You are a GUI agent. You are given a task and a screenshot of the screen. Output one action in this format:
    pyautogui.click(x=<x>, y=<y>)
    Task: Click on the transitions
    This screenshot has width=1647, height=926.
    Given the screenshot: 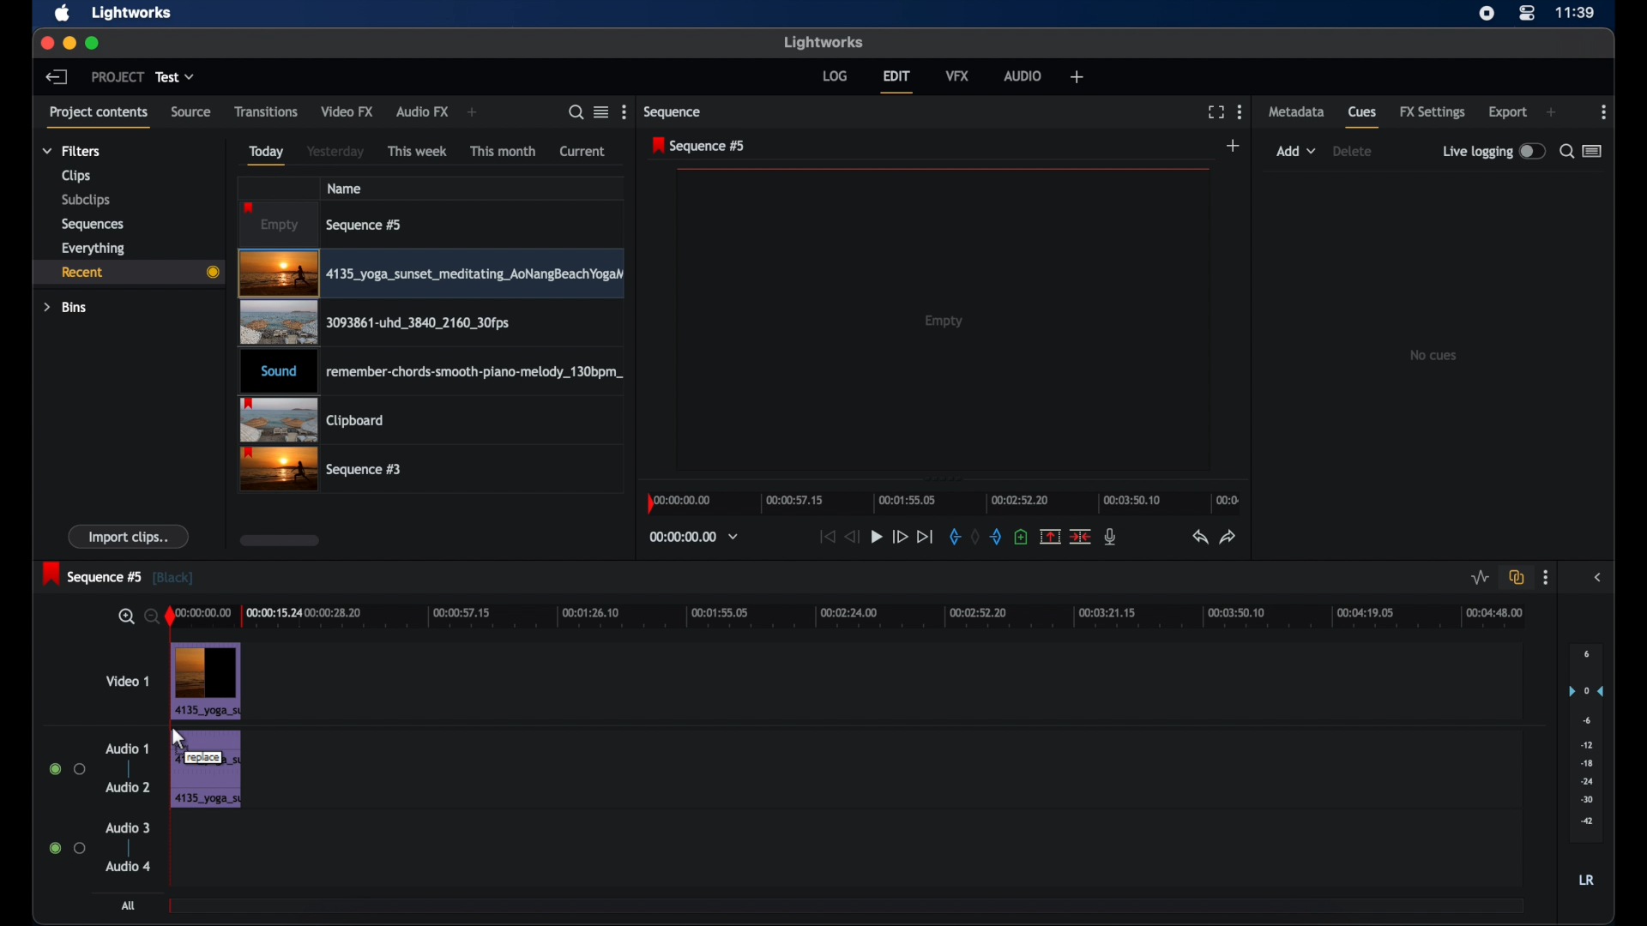 What is the action you would take?
    pyautogui.click(x=266, y=111)
    